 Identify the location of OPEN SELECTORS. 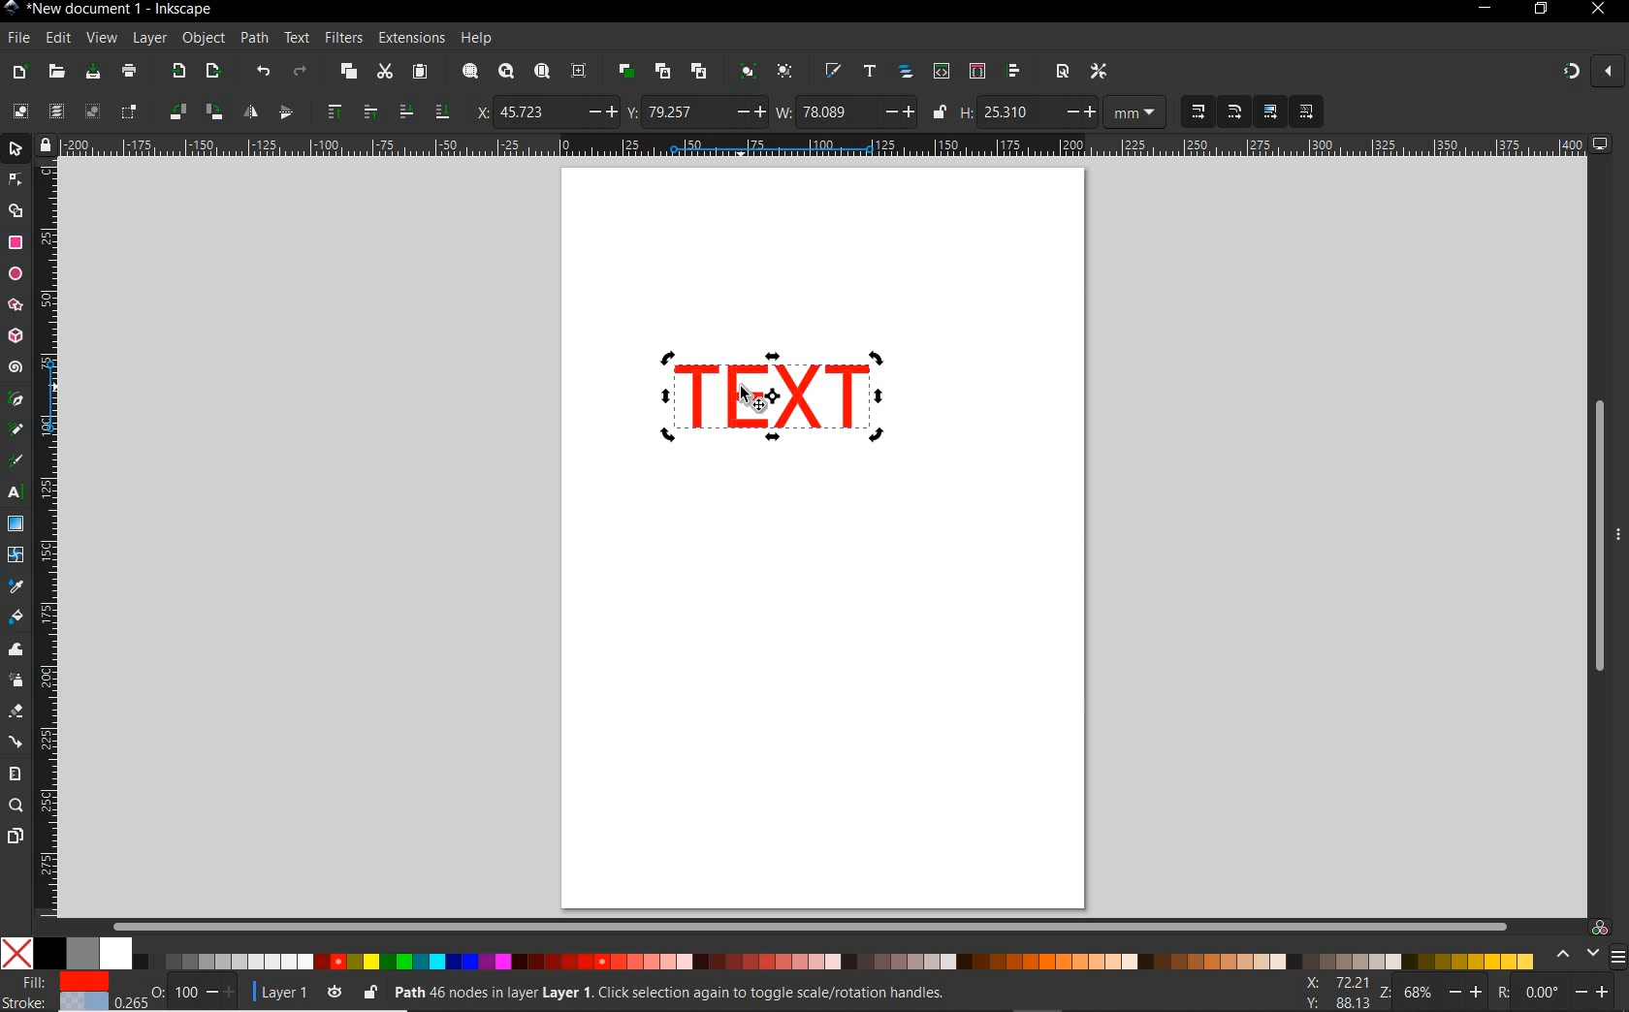
(976, 71).